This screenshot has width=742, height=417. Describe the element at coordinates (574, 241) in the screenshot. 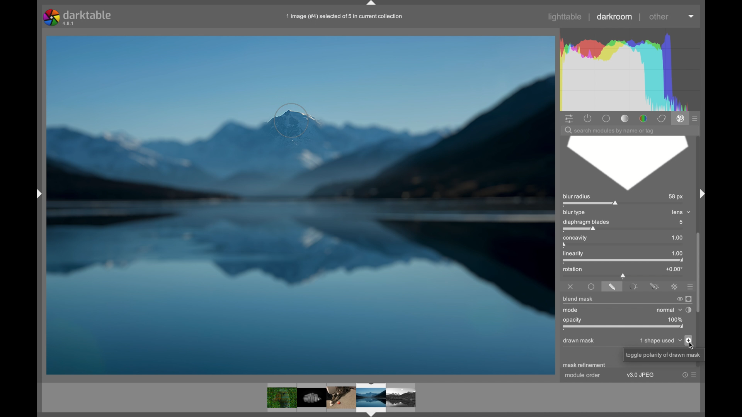

I see `concavity` at that location.